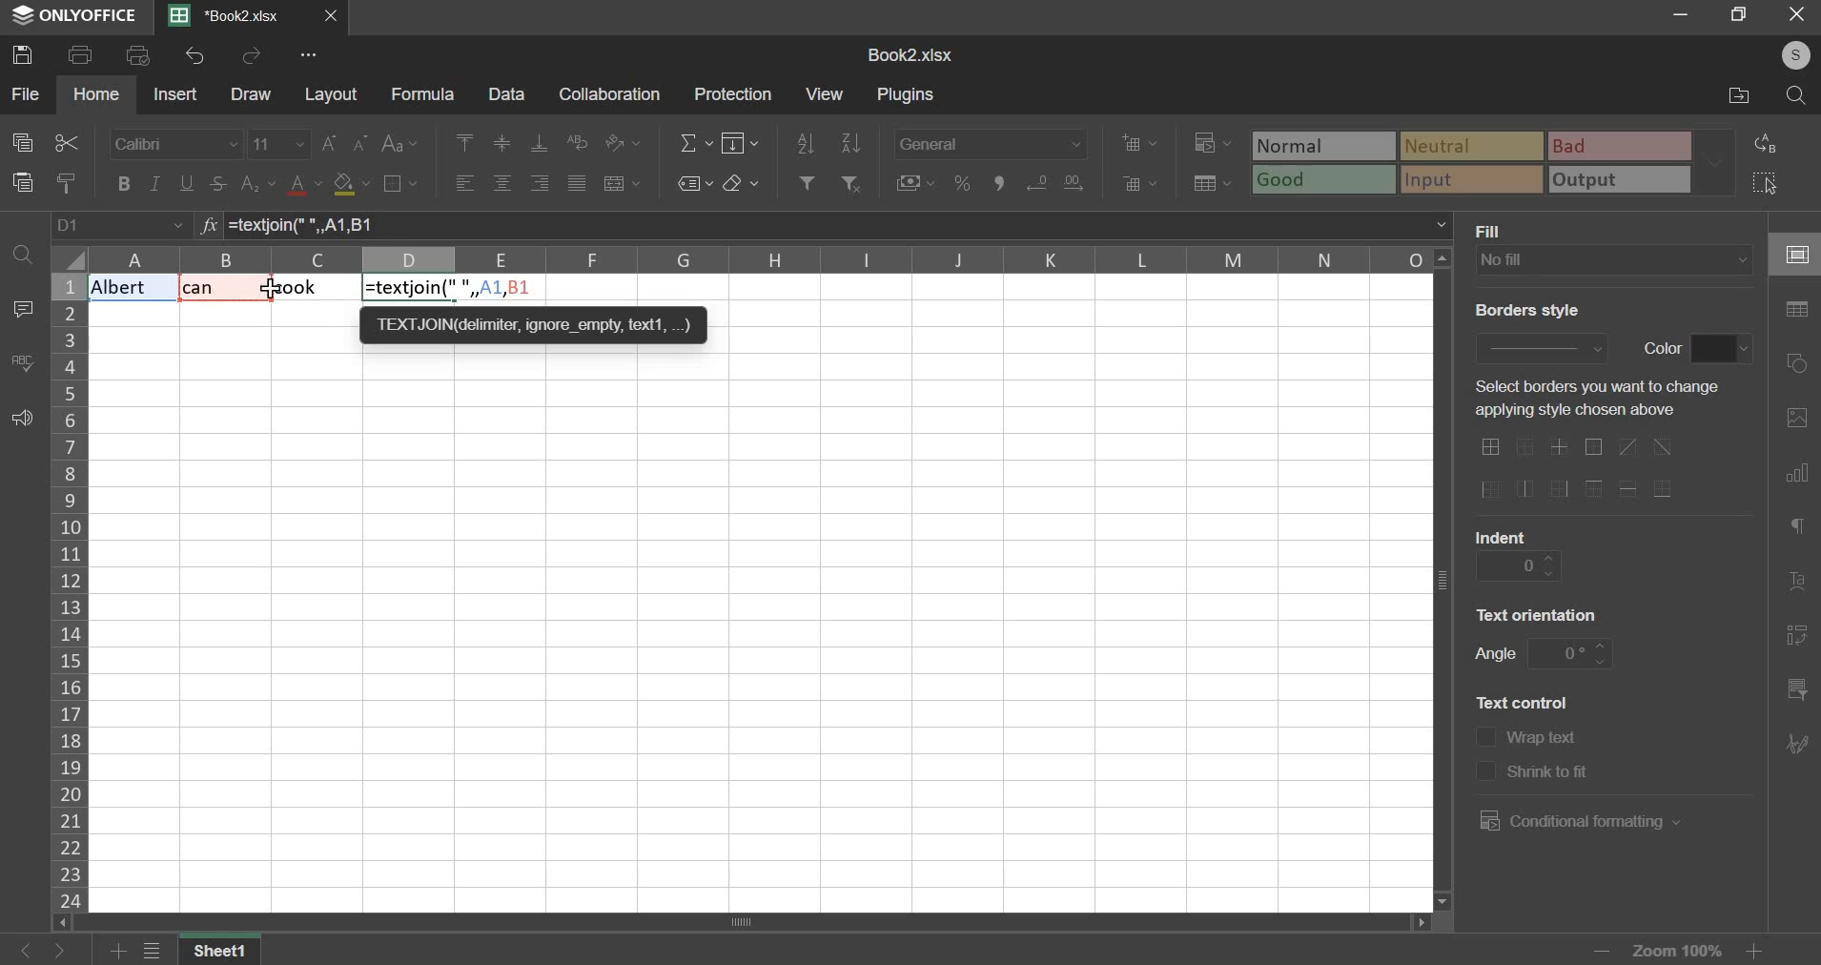 The width and height of the screenshot is (1821, 965). I want to click on merge & center, so click(623, 183).